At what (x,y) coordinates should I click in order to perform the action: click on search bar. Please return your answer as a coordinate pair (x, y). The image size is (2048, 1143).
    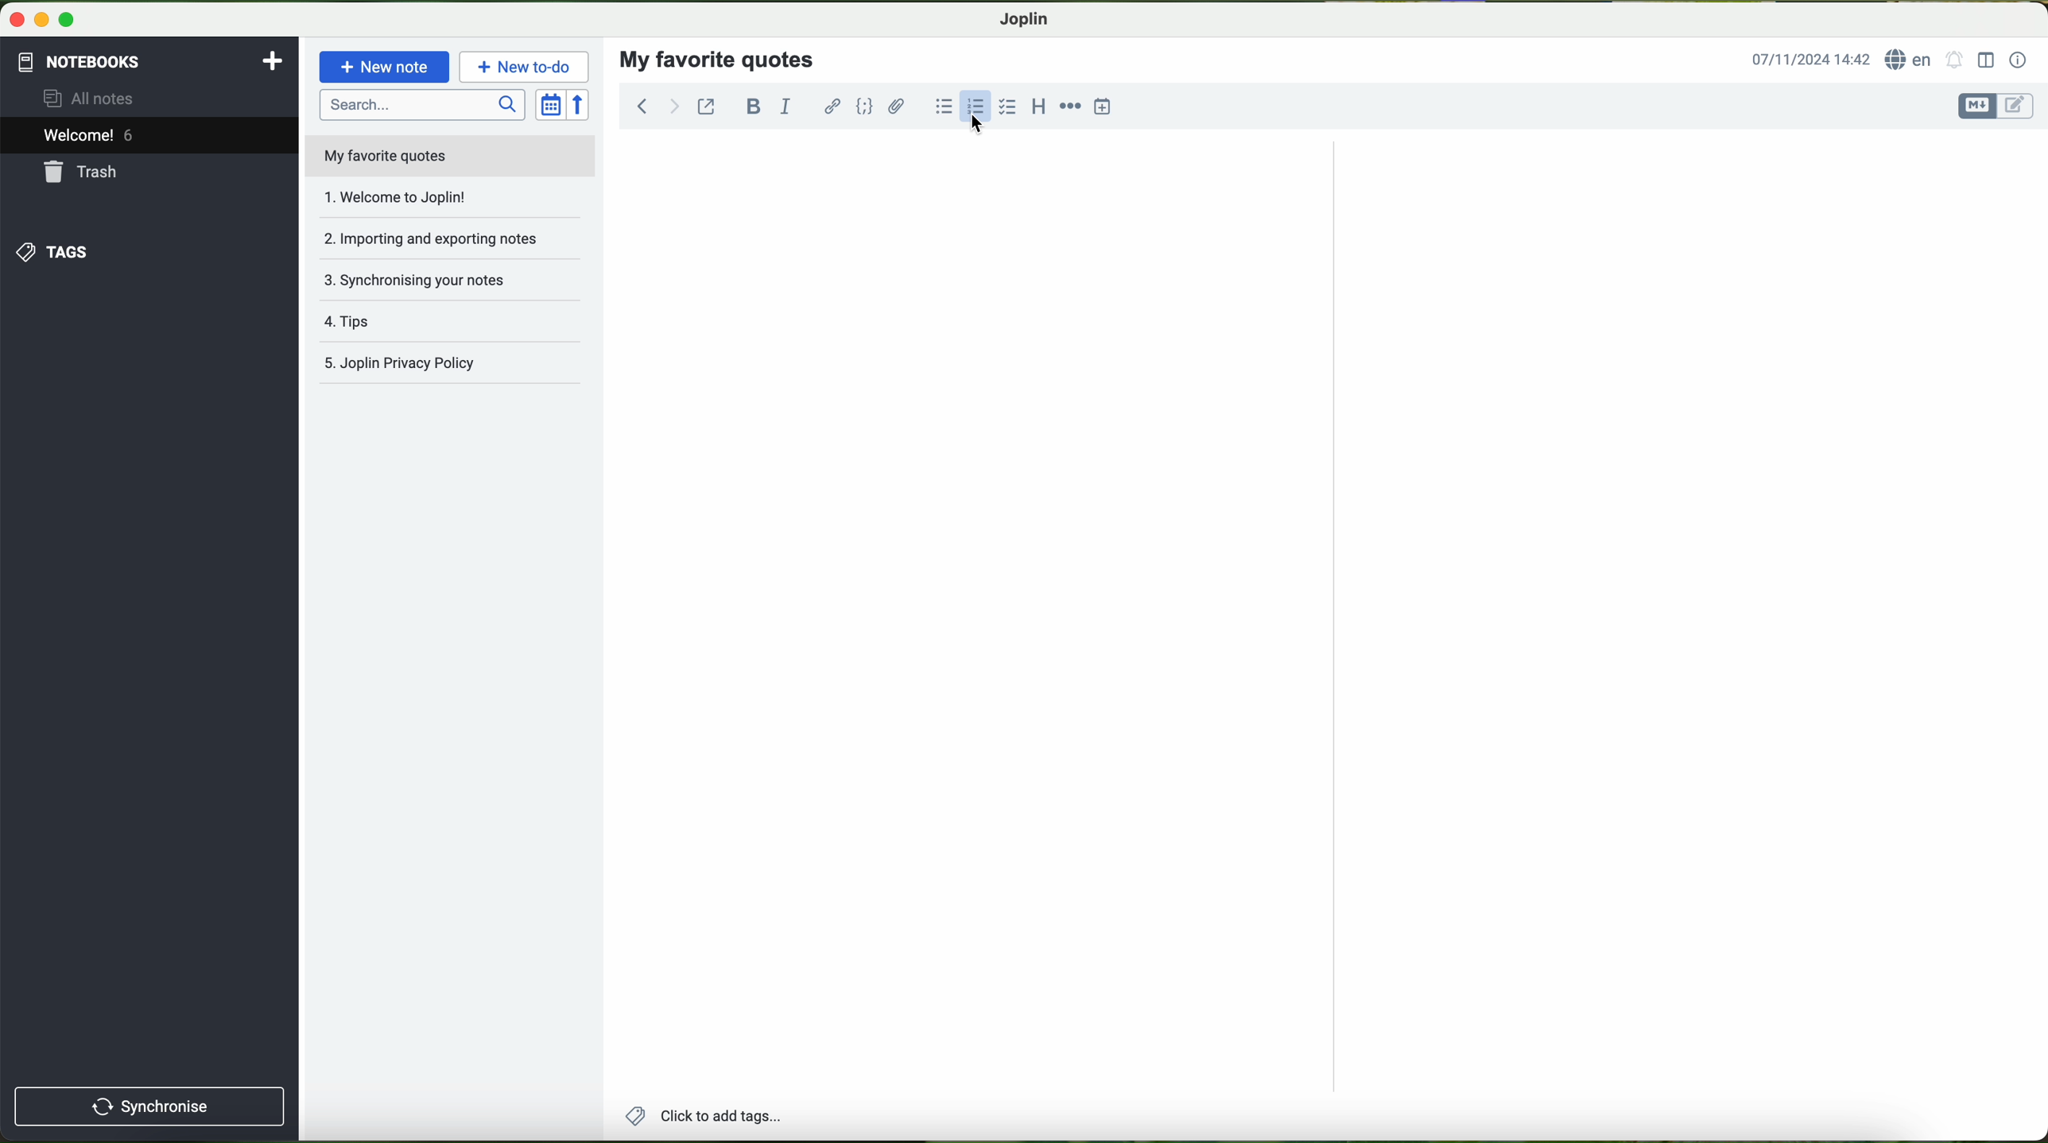
    Looking at the image, I should click on (420, 103).